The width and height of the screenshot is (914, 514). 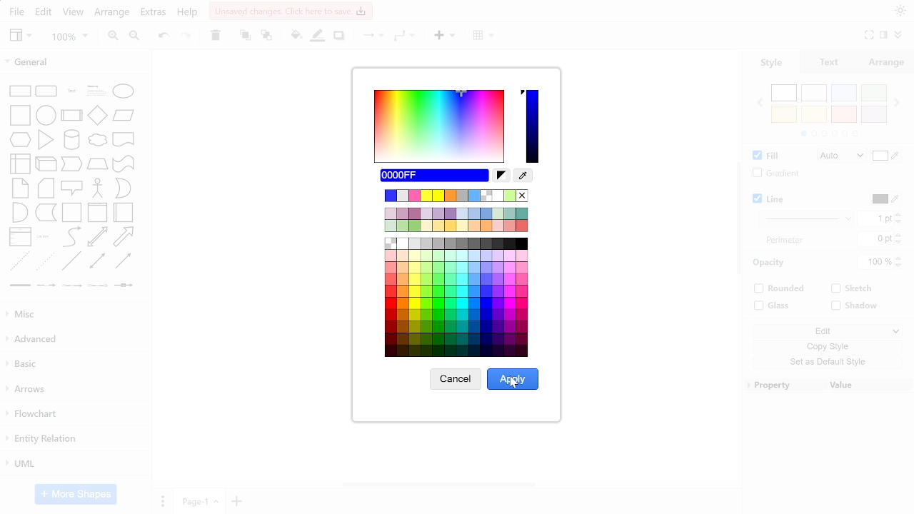 I want to click on previous, so click(x=759, y=103).